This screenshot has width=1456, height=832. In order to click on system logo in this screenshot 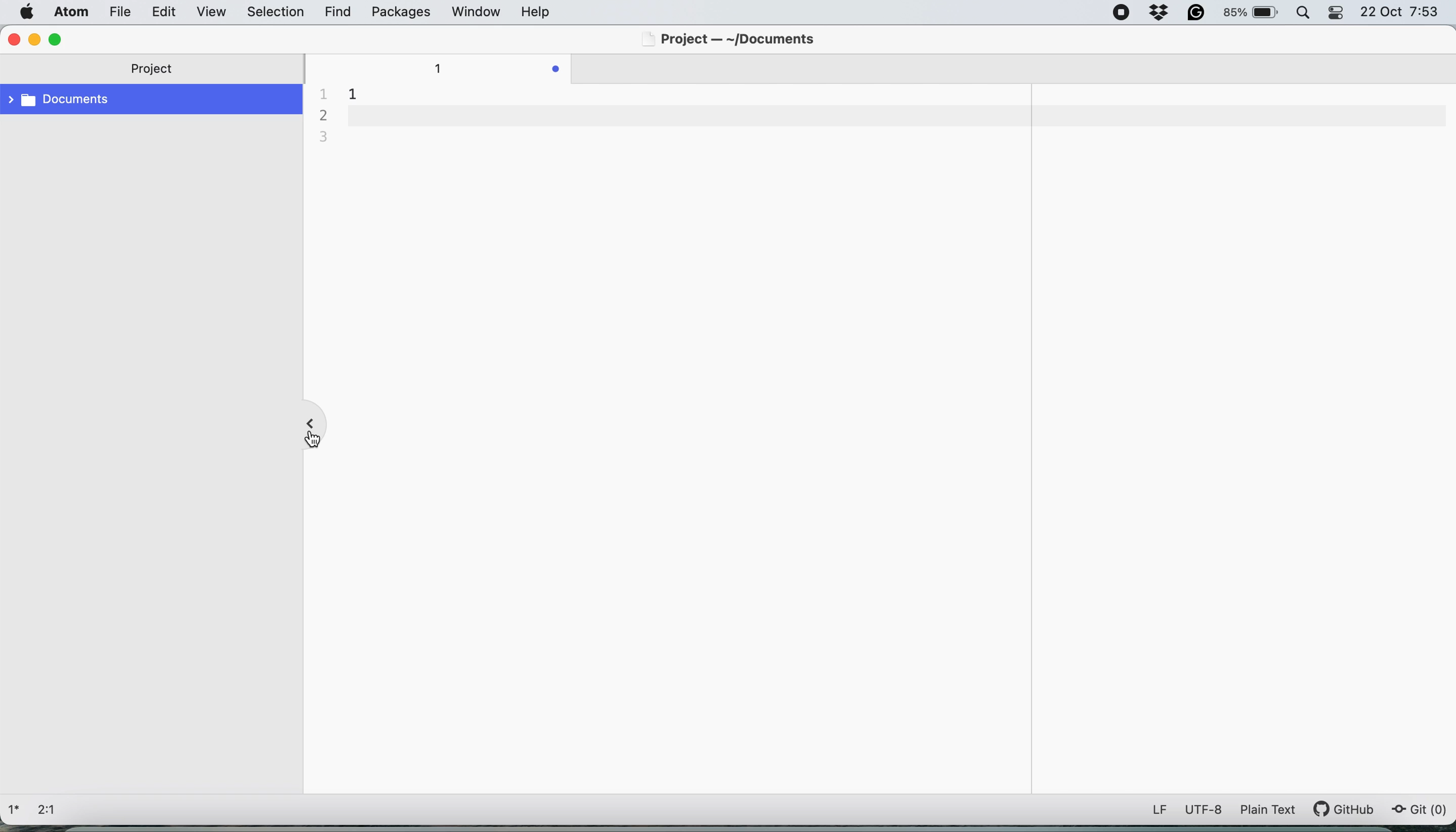, I will do `click(29, 12)`.